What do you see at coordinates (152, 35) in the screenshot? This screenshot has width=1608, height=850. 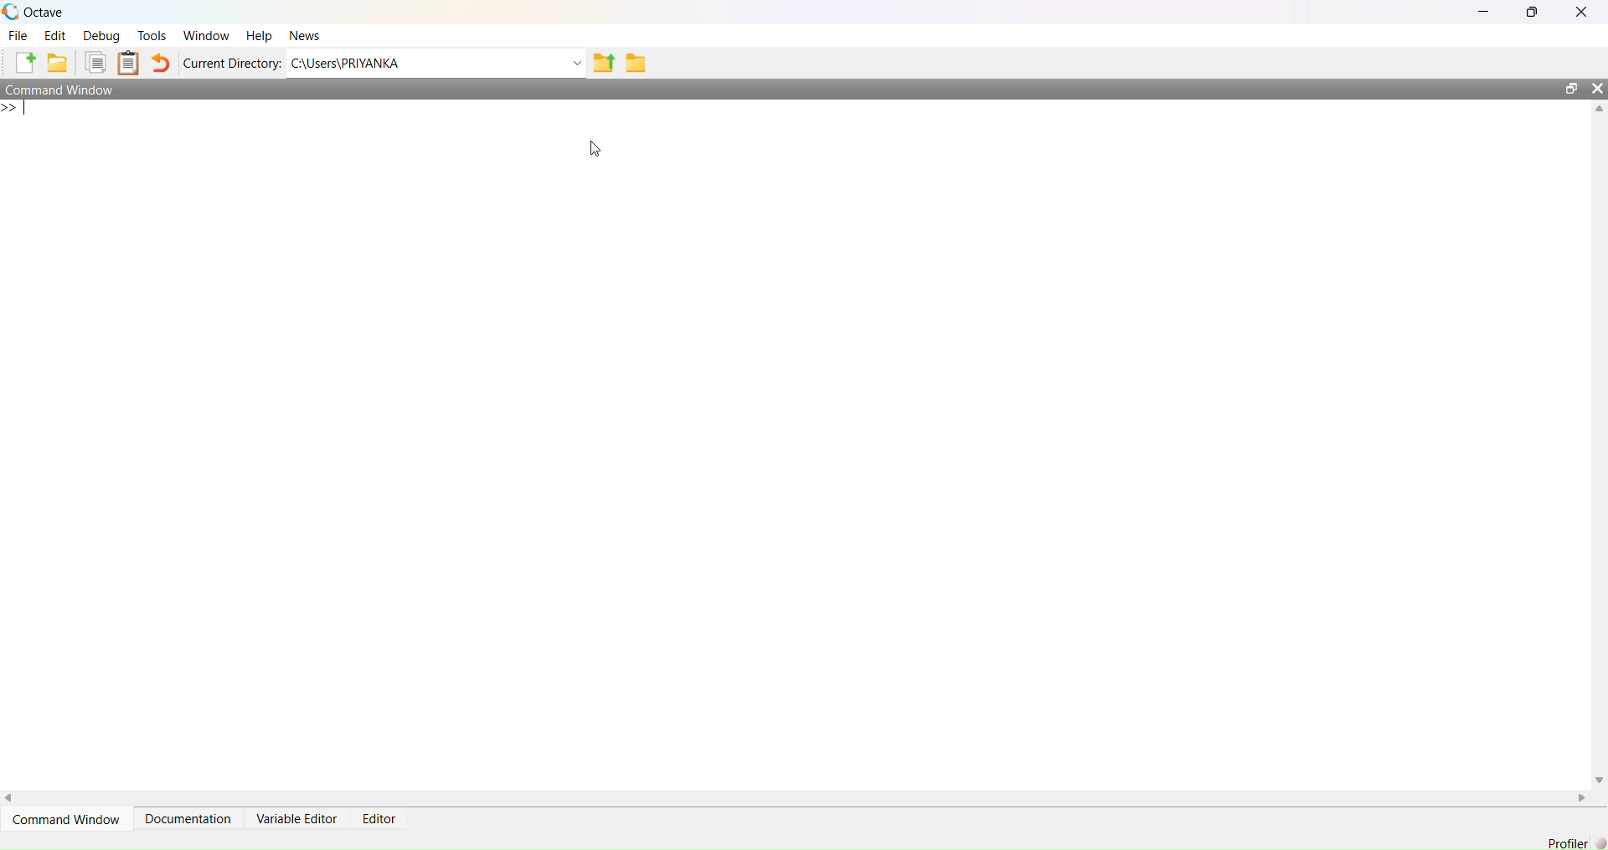 I see `Tools` at bounding box center [152, 35].